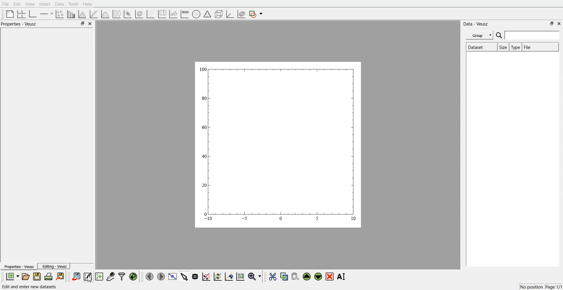  Describe the element at coordinates (33, 14) in the screenshot. I see `base graphs` at that location.